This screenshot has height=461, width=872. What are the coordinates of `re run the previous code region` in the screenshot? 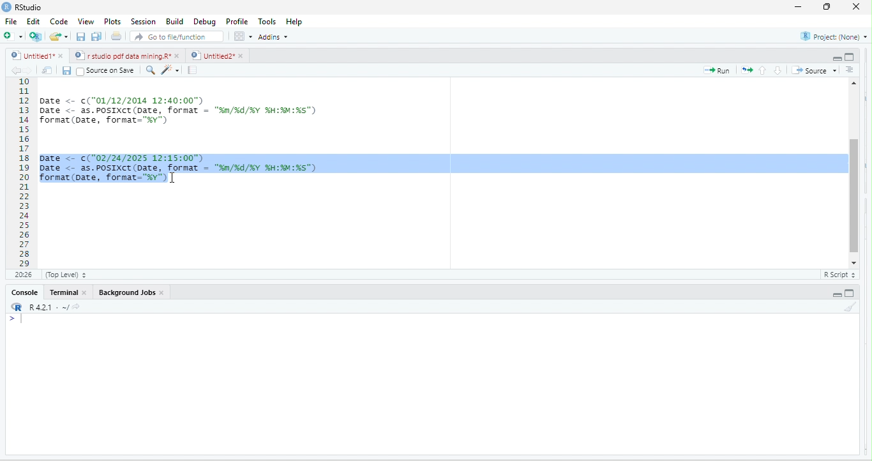 It's located at (749, 69).